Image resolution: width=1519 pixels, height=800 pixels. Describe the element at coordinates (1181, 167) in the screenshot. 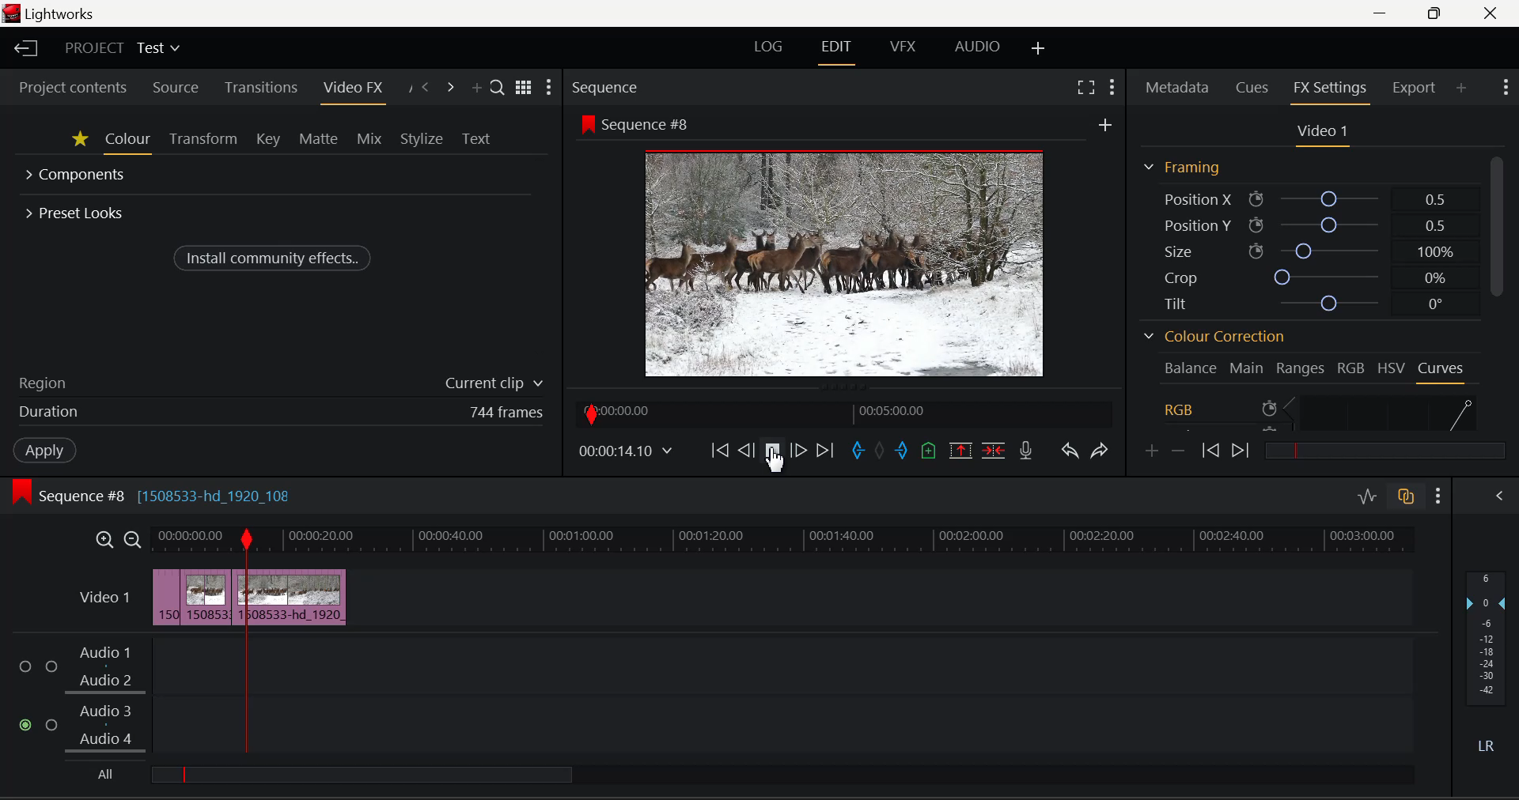

I see `Framing Section` at that location.